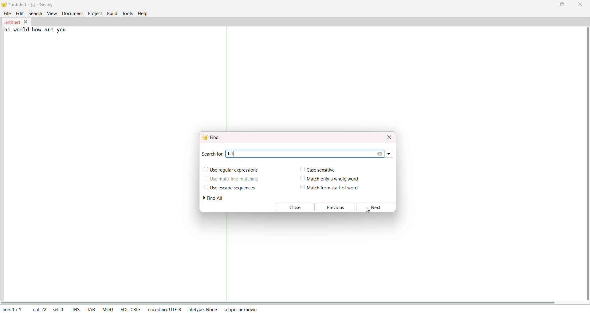  Describe the element at coordinates (292, 208) in the screenshot. I see `close` at that location.